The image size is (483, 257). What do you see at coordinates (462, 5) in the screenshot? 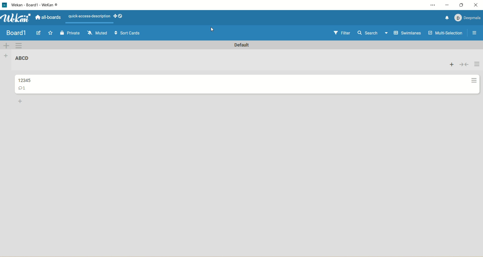
I see `maximize` at bounding box center [462, 5].